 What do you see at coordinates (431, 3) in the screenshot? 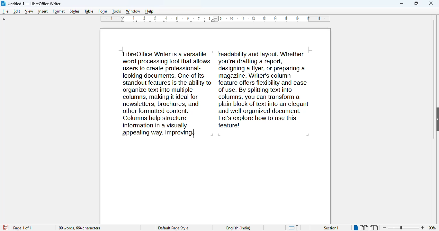
I see `close` at bounding box center [431, 3].